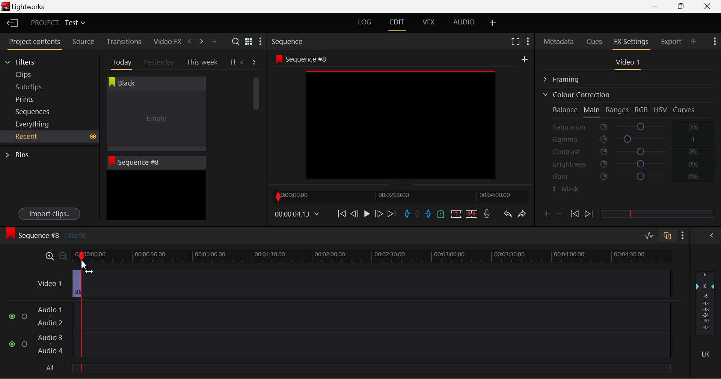 This screenshot has width=721, height=379. Describe the element at coordinates (694, 41) in the screenshot. I see `Add Panel` at that location.